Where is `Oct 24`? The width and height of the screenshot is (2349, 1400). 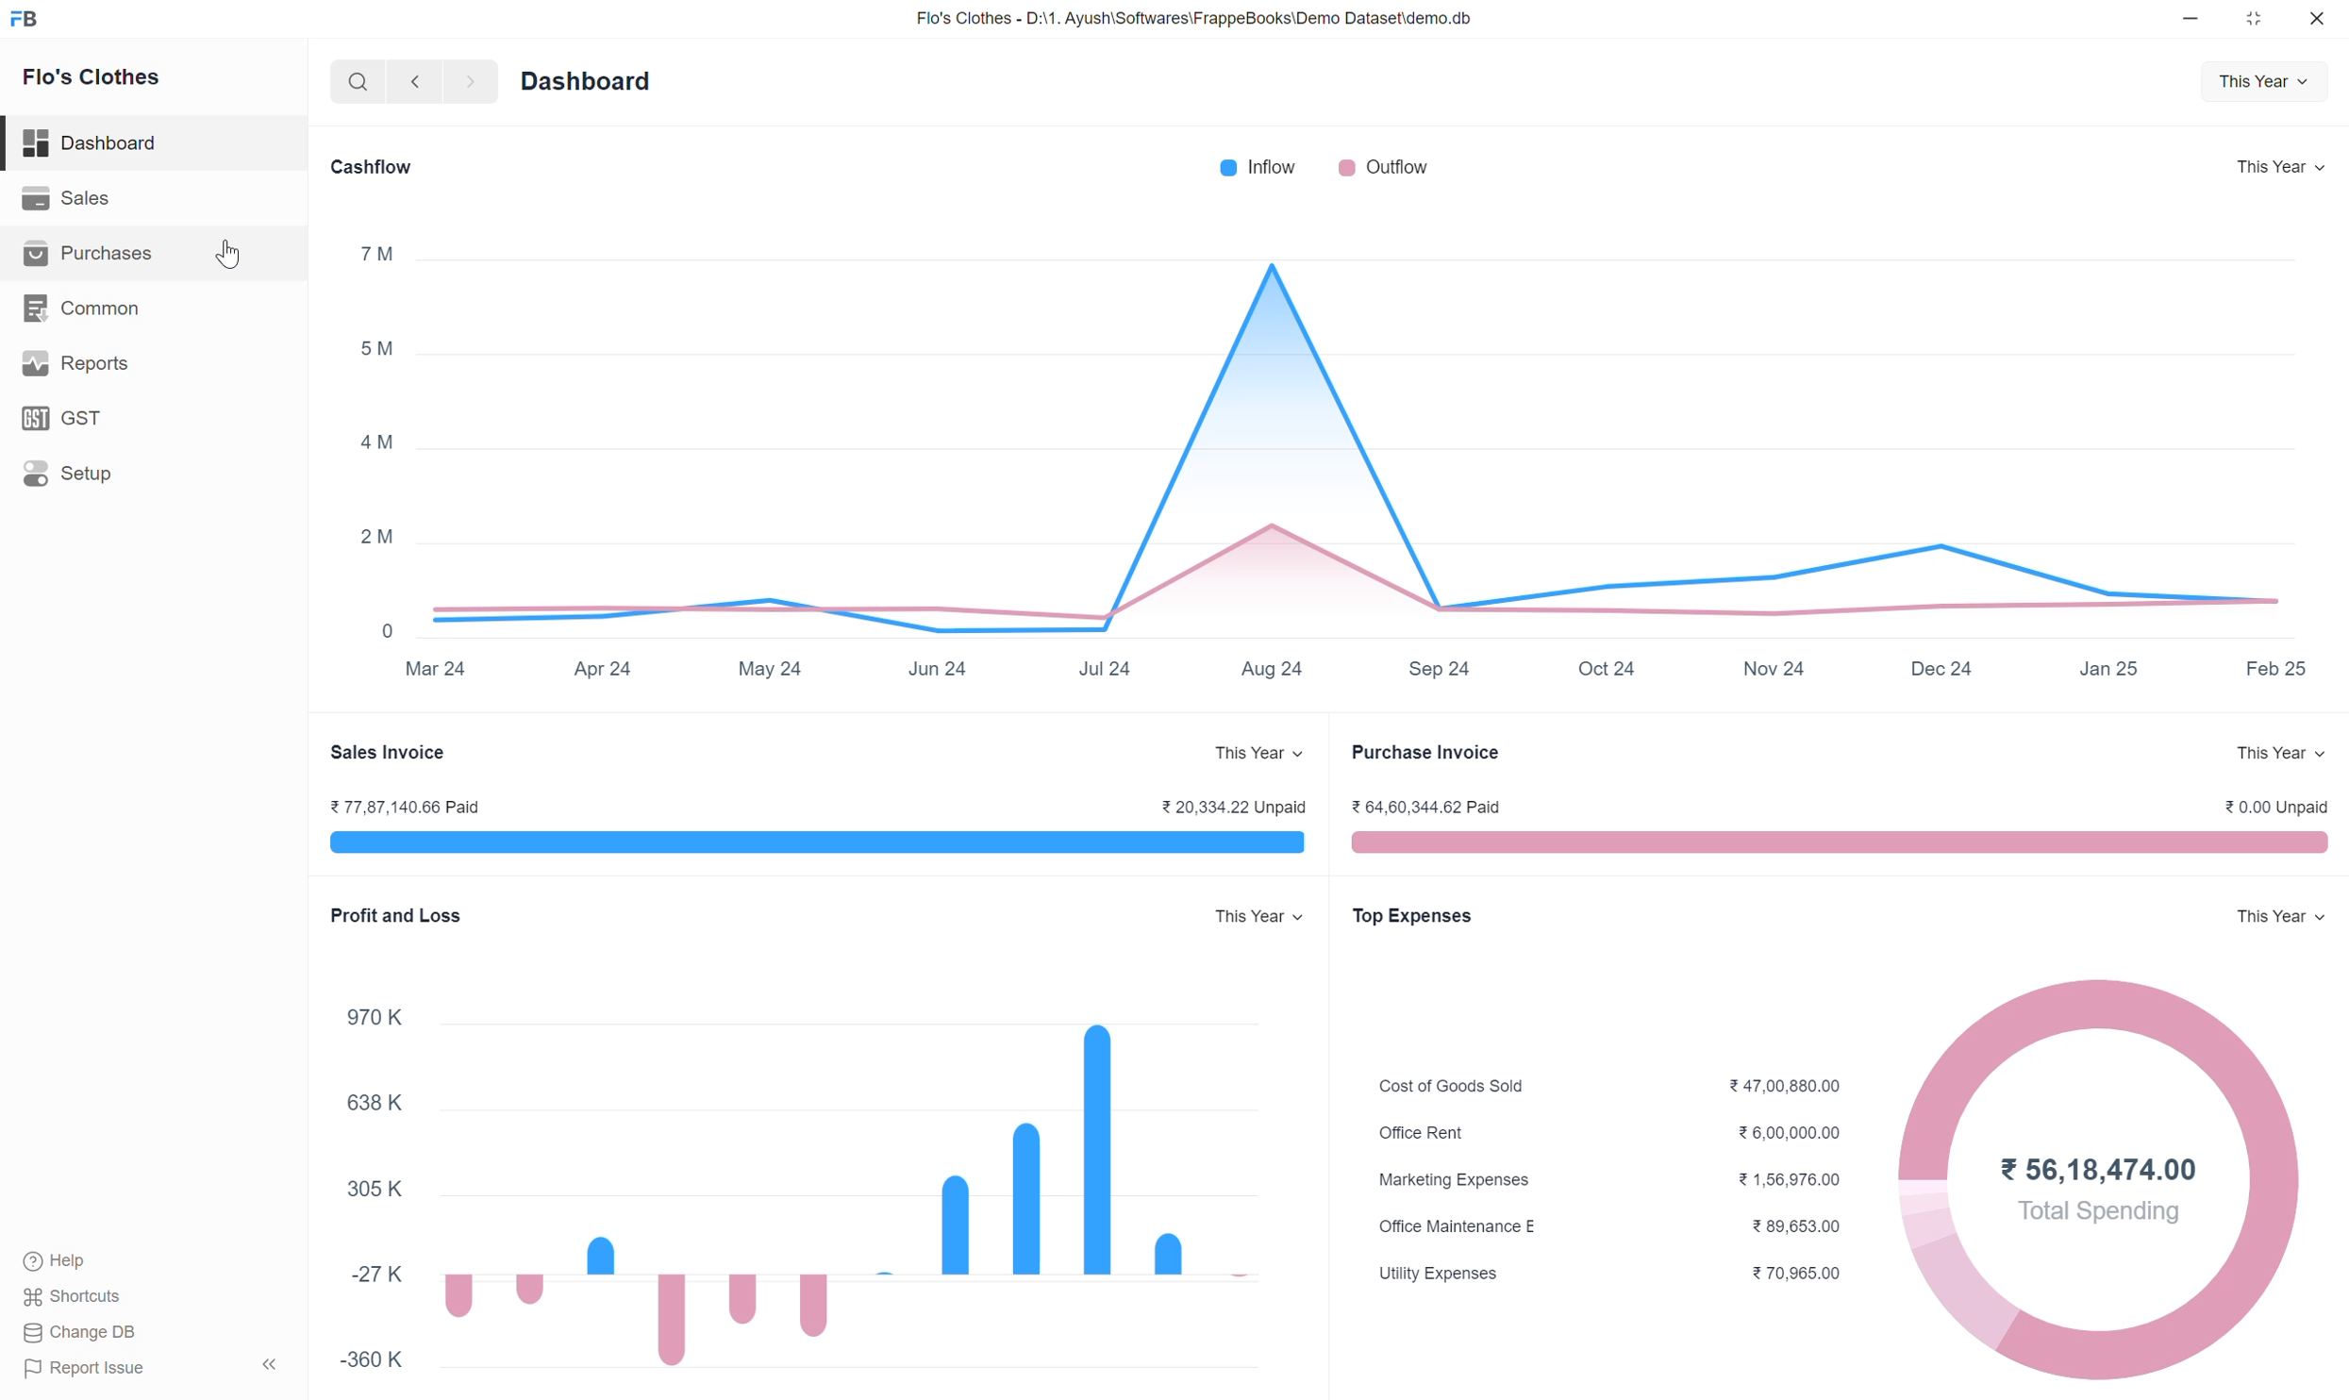 Oct 24 is located at coordinates (1607, 668).